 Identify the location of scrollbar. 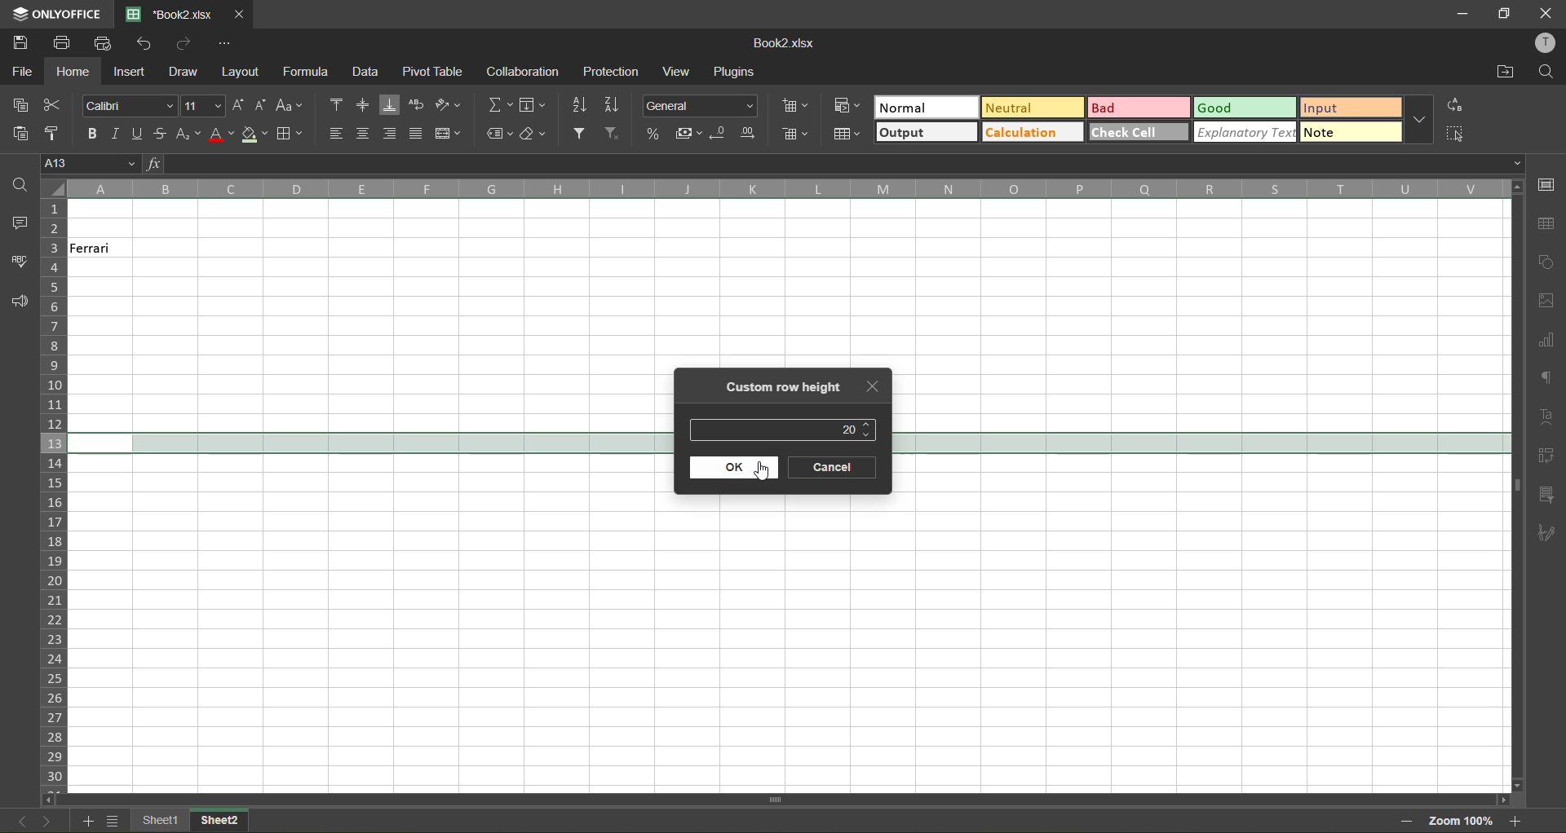
(775, 800).